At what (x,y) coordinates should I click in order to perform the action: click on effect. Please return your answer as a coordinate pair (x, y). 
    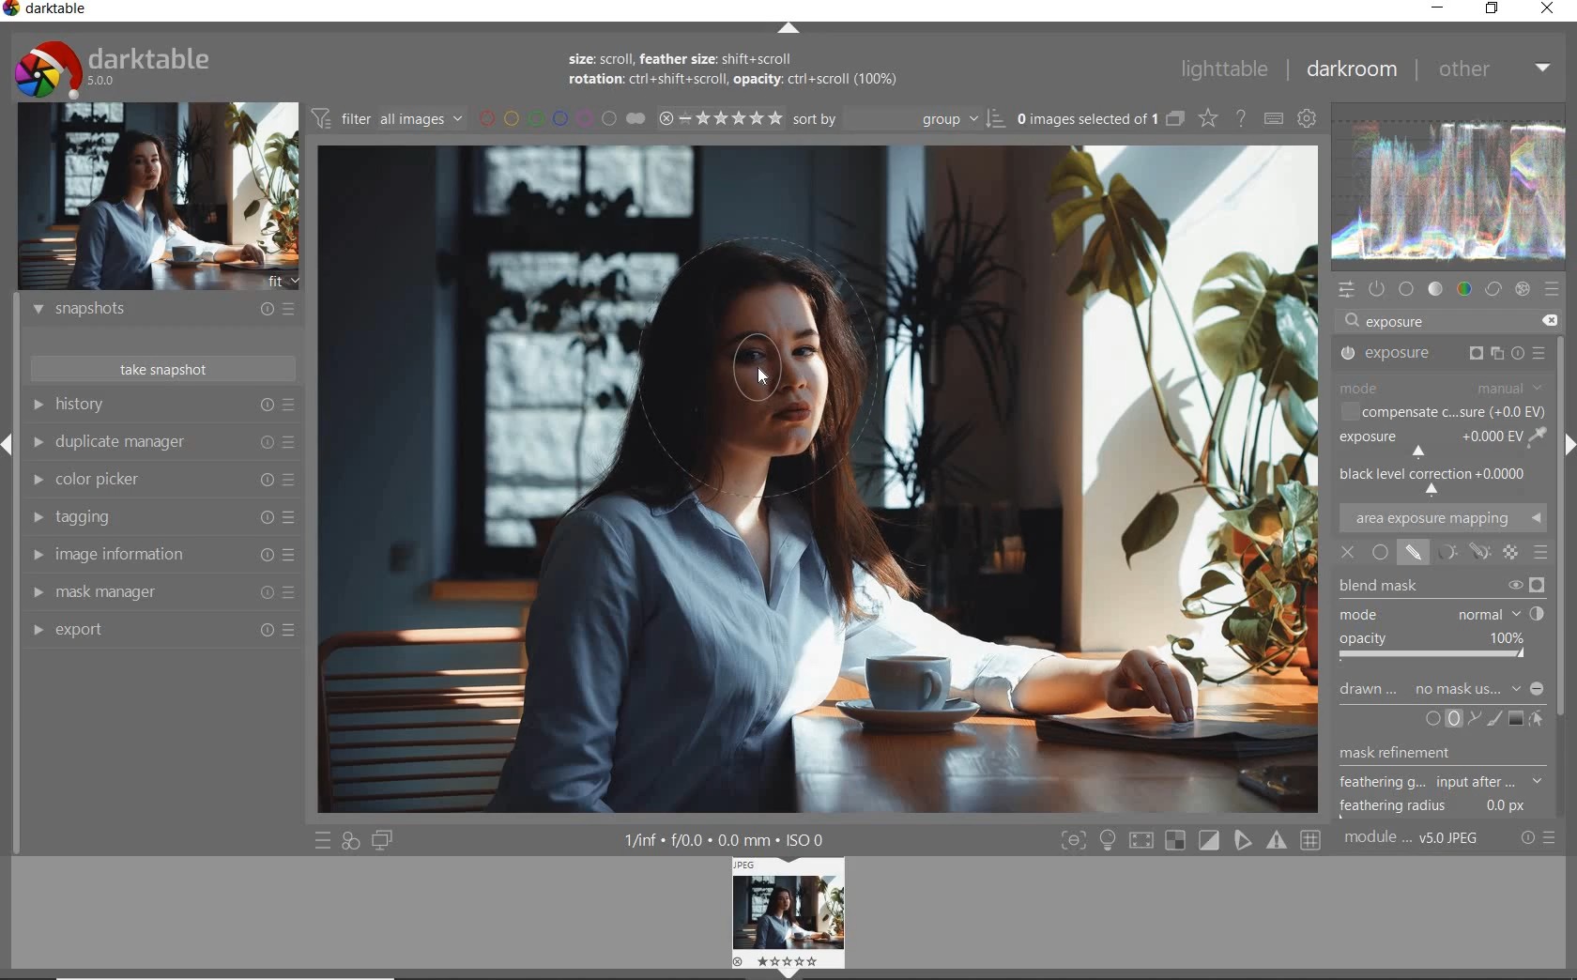
    Looking at the image, I should click on (1523, 289).